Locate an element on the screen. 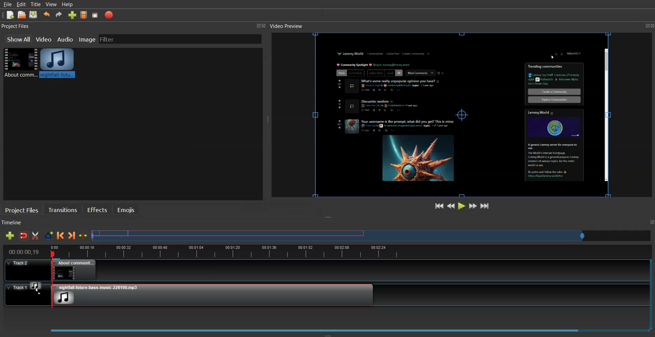 This screenshot has height=337, width=655. Effects is located at coordinates (97, 209).